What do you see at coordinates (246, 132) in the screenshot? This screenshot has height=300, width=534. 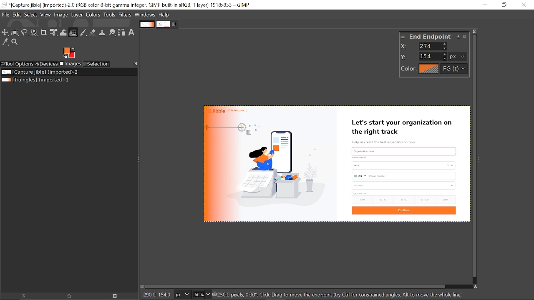 I see `Cursor` at bounding box center [246, 132].